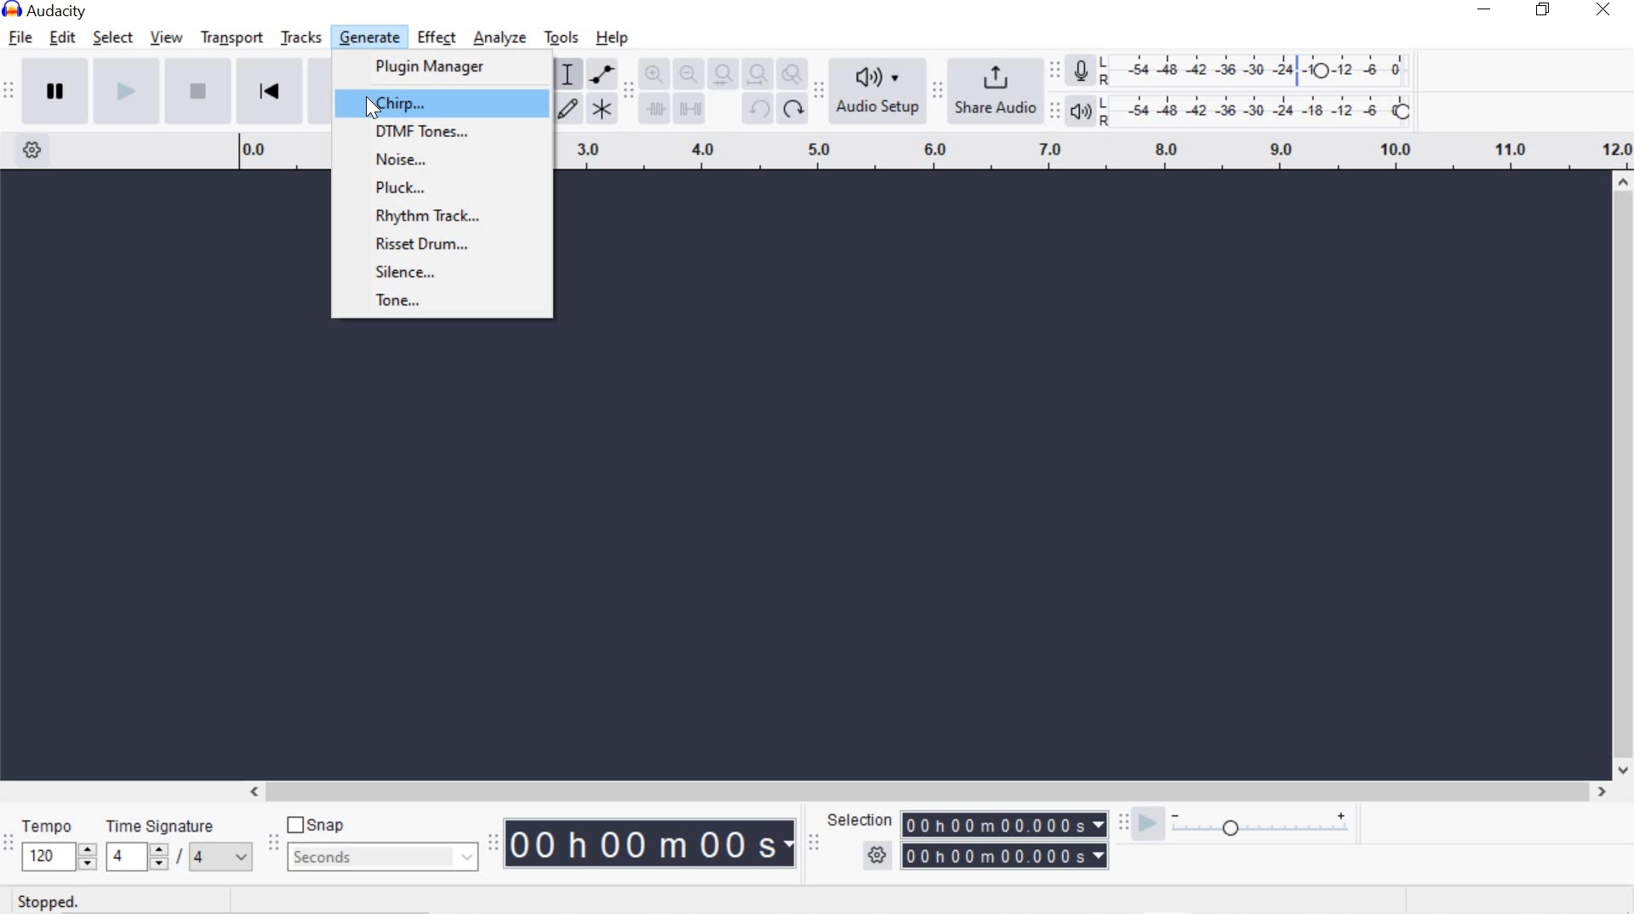 Image resolution: width=1634 pixels, height=914 pixels. Describe the element at coordinates (441, 67) in the screenshot. I see `Plugin manager` at that location.